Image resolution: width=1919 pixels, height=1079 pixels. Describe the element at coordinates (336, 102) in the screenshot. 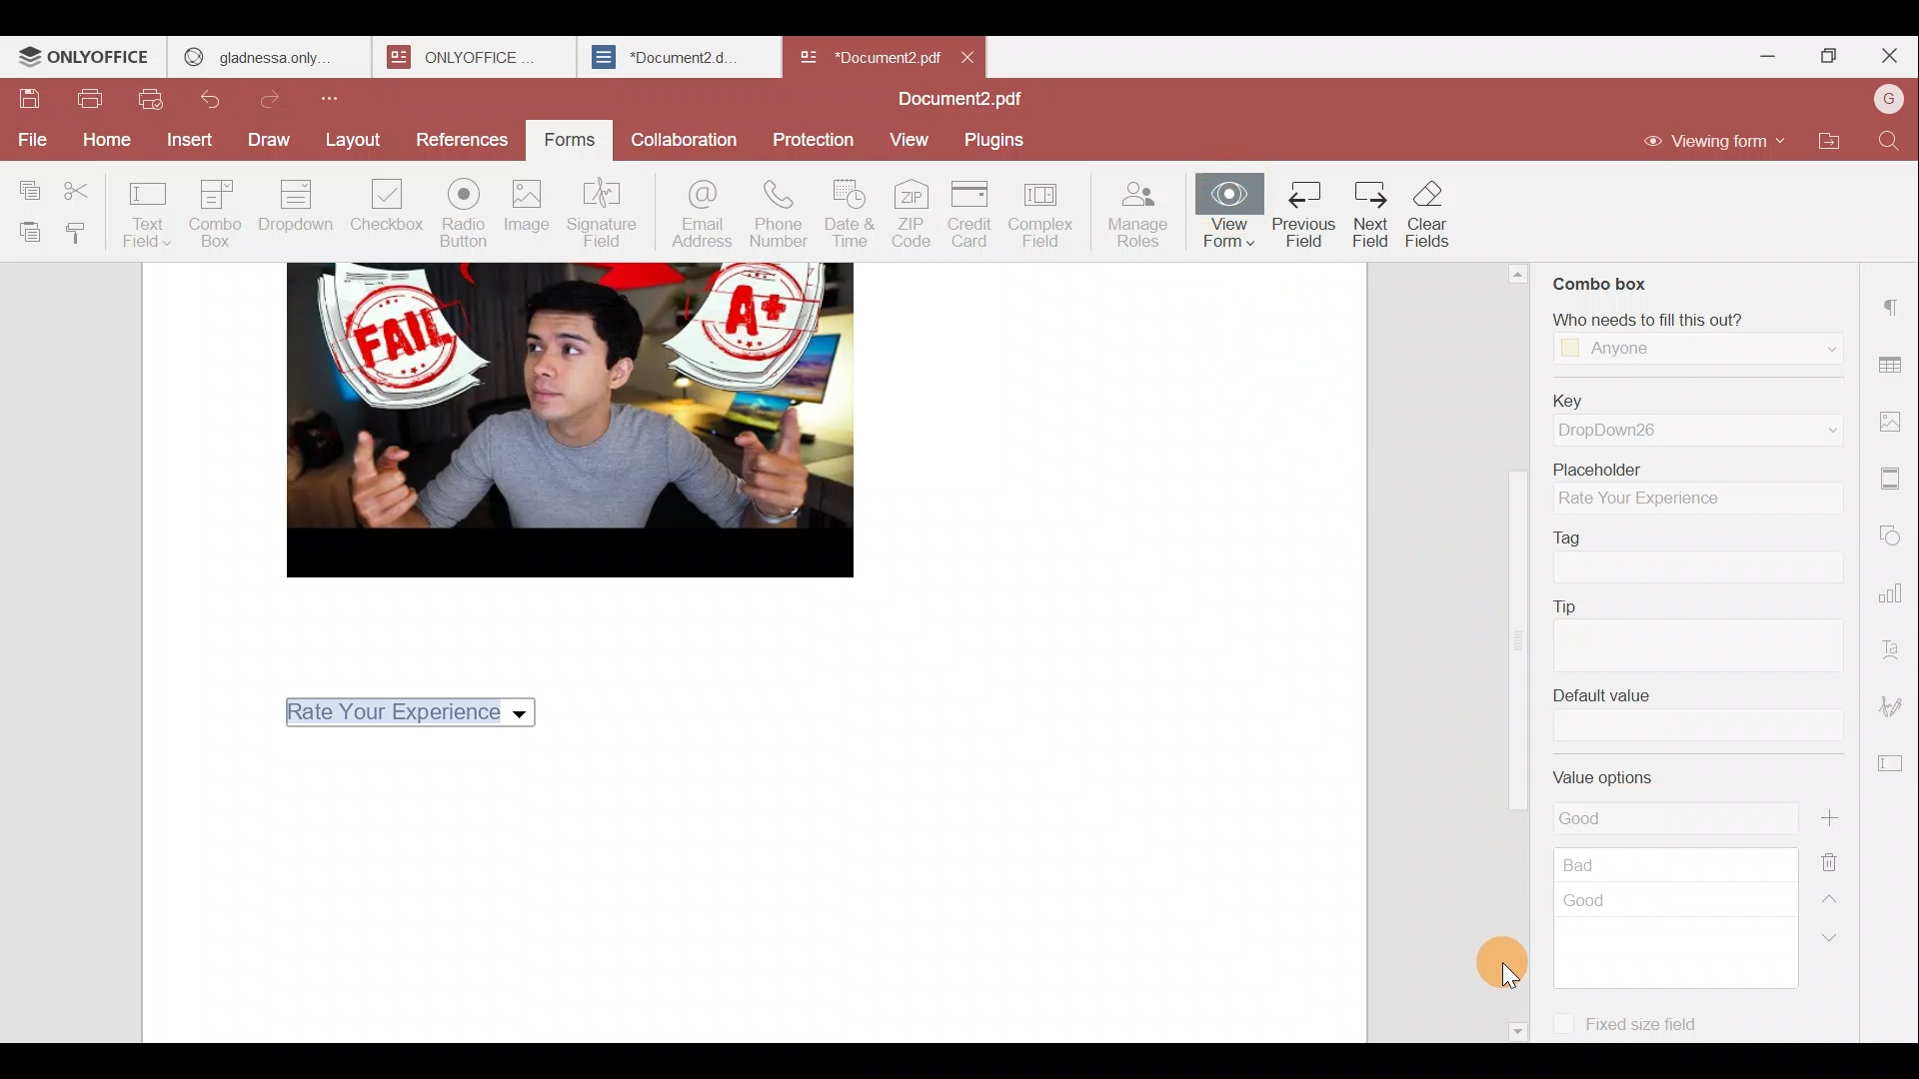

I see `Customize quick access toolbar` at that location.